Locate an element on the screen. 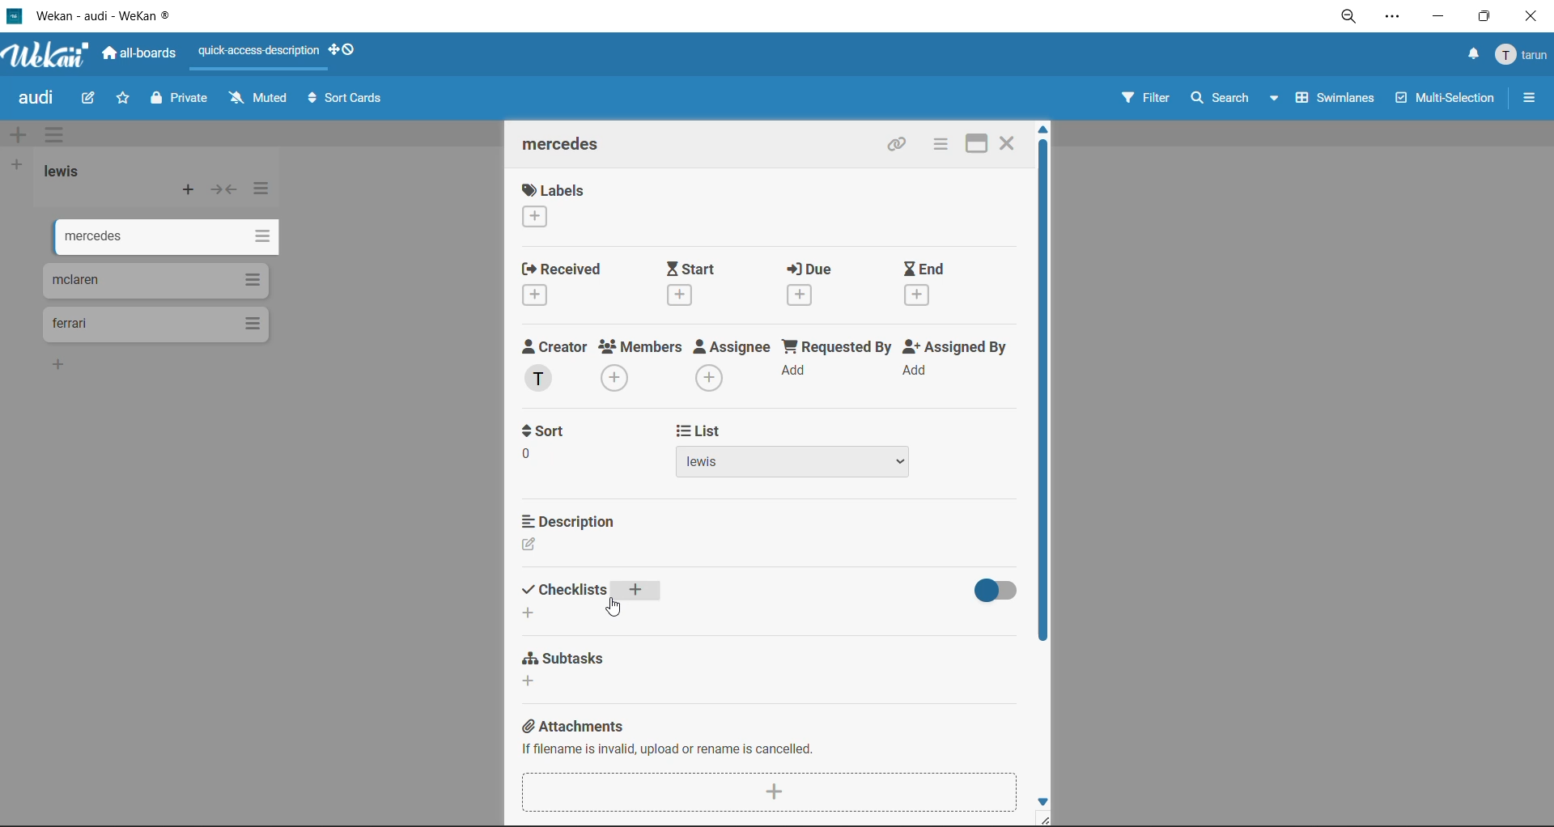 This screenshot has height=827, width=1554. start is located at coordinates (703, 283).